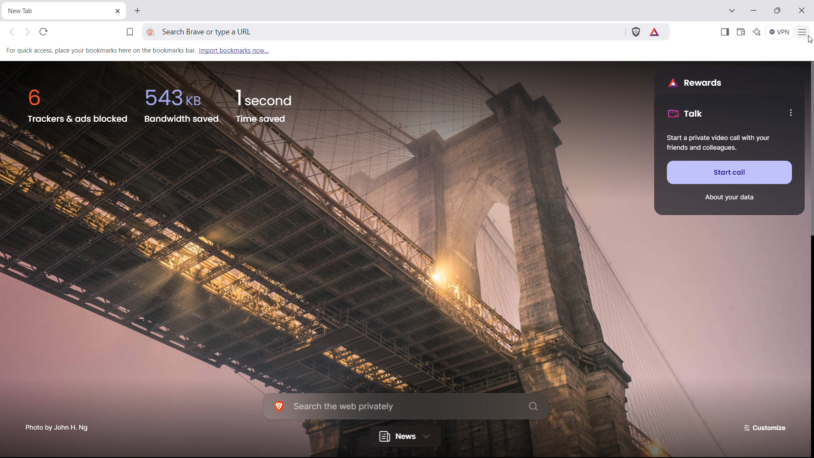 Image resolution: width=814 pixels, height=458 pixels. I want to click on click to go back forward to see history , so click(26, 31).